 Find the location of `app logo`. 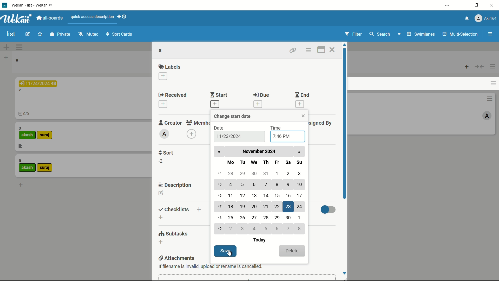

app logo is located at coordinates (17, 18).